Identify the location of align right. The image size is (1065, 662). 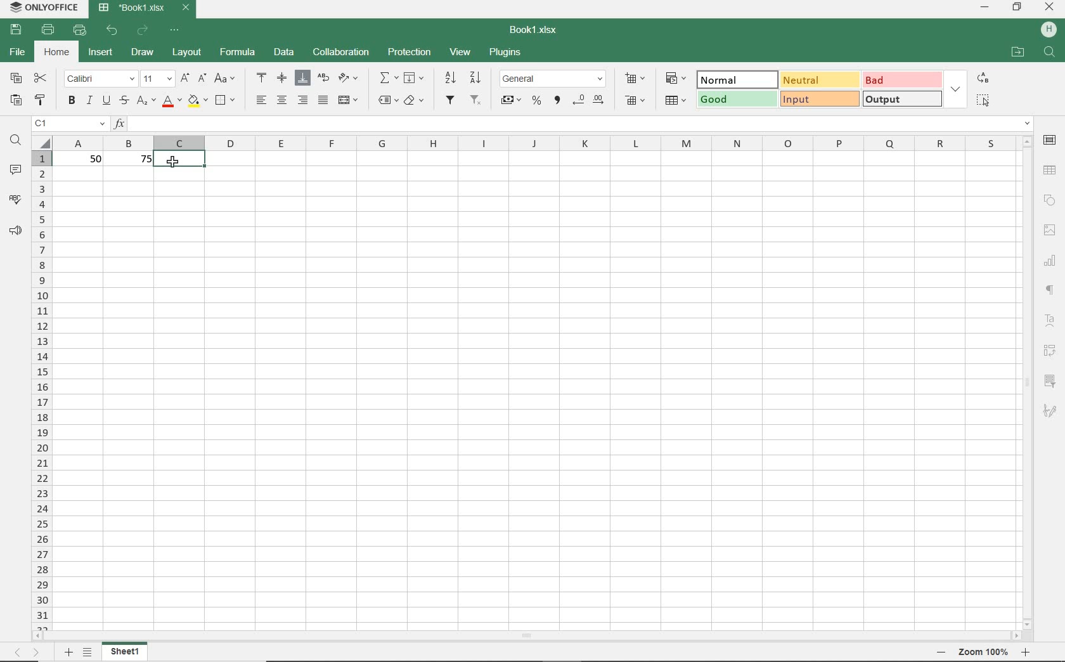
(302, 100).